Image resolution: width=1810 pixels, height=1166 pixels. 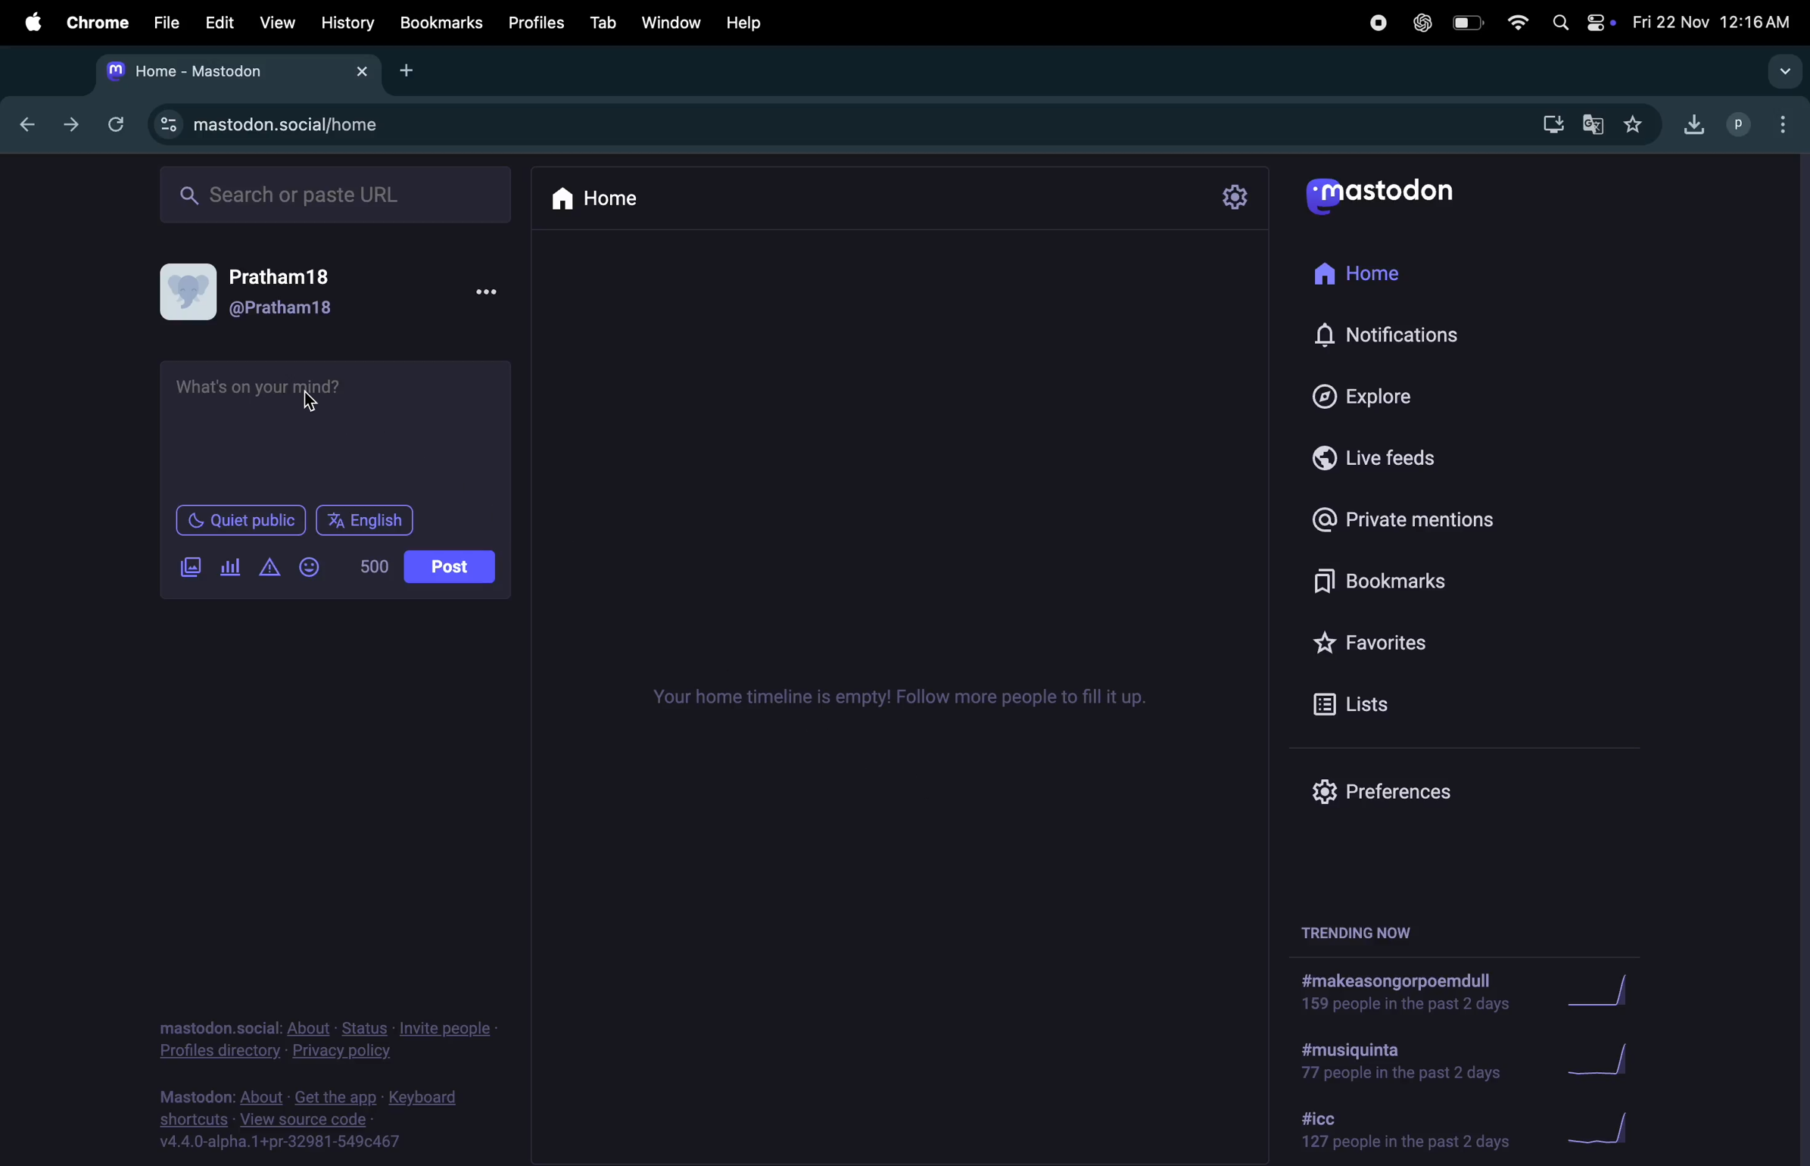 I want to click on settings, so click(x=1235, y=194).